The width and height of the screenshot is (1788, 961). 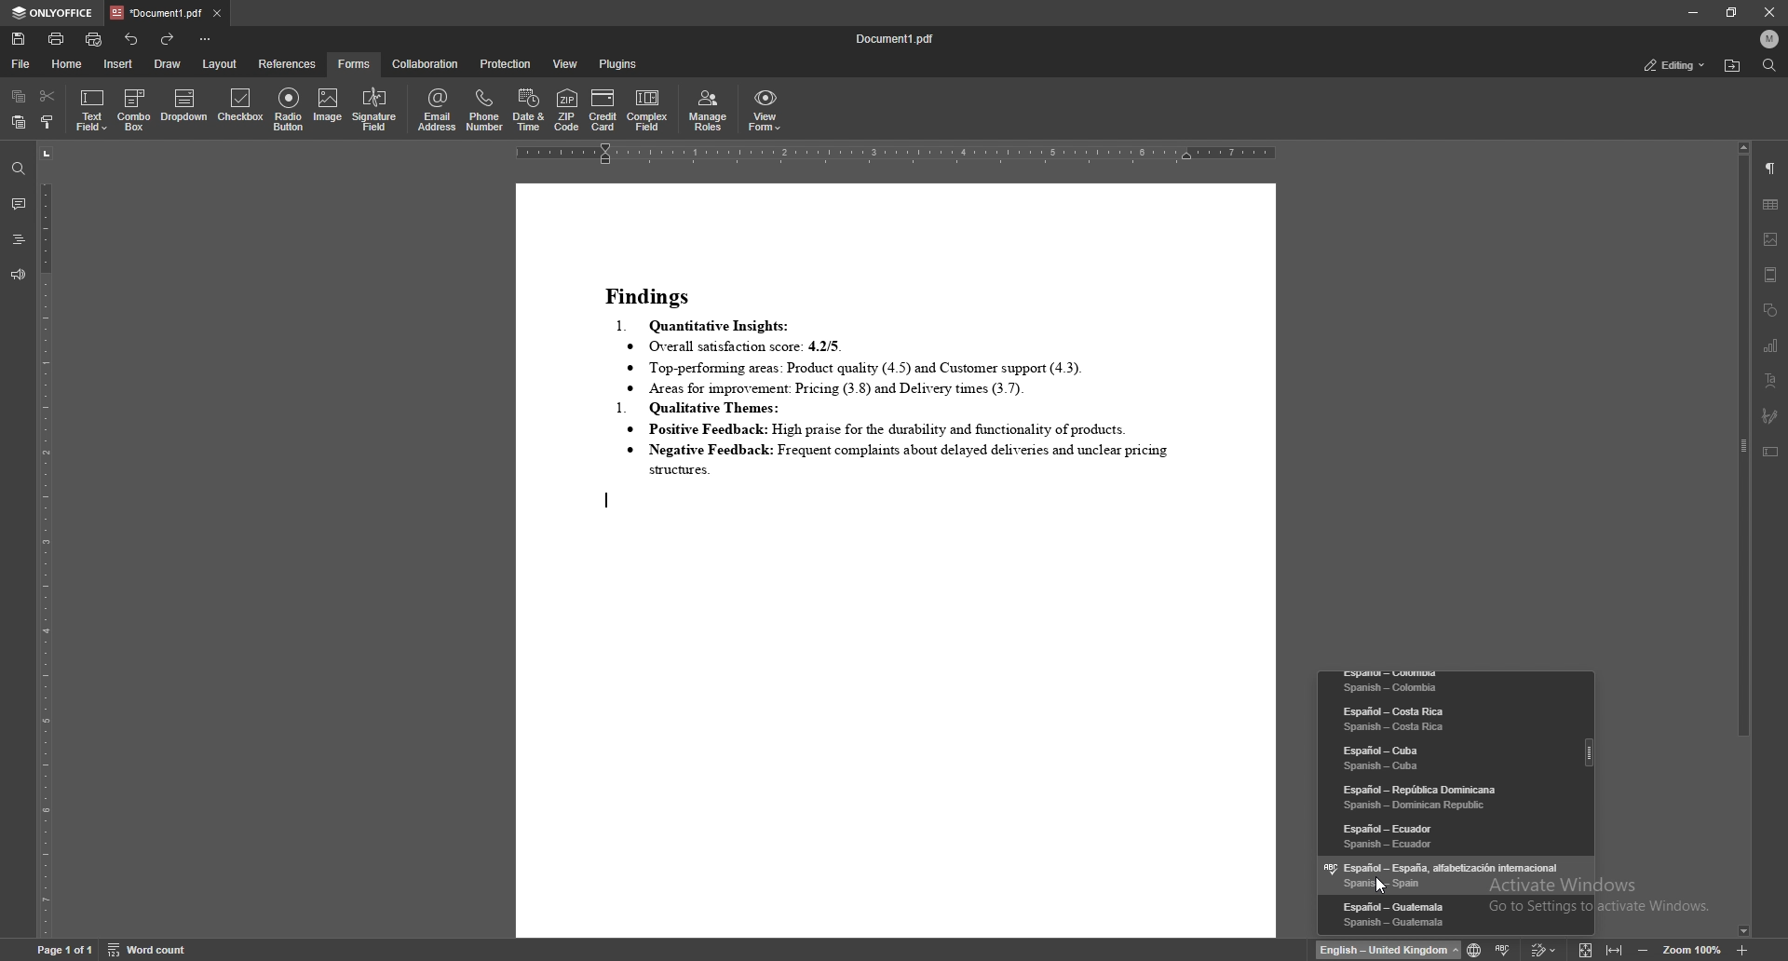 What do you see at coordinates (1742, 950) in the screenshot?
I see `zoom in` at bounding box center [1742, 950].